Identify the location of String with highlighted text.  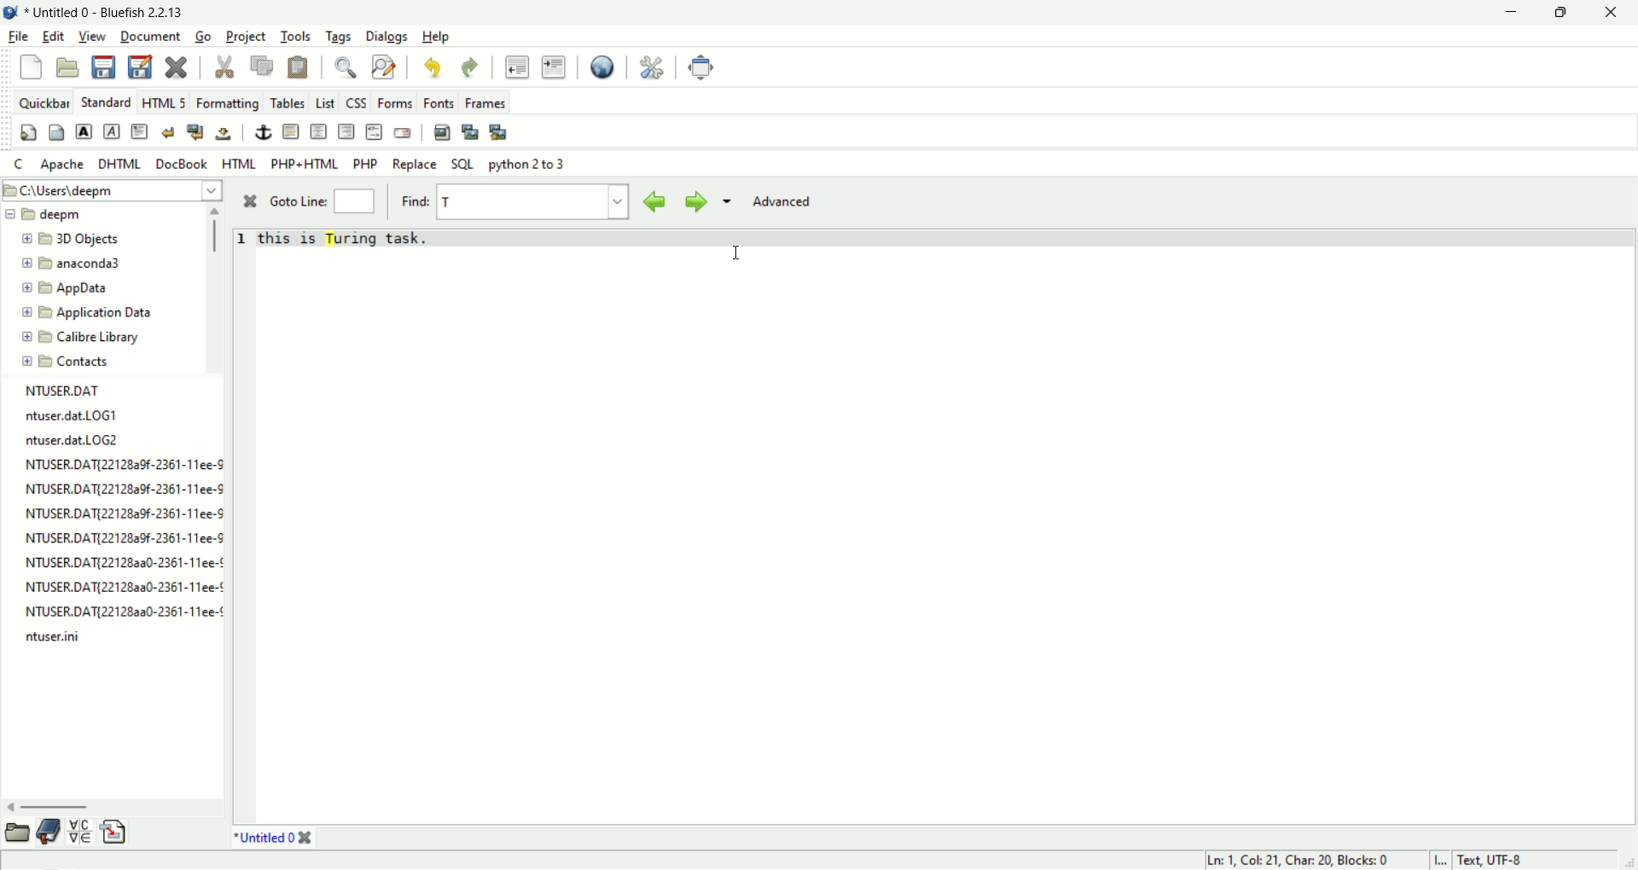
(349, 239).